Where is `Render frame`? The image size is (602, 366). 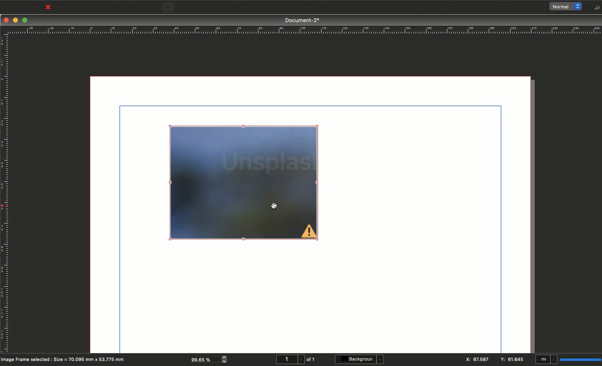
Render frame is located at coordinates (205, 8).